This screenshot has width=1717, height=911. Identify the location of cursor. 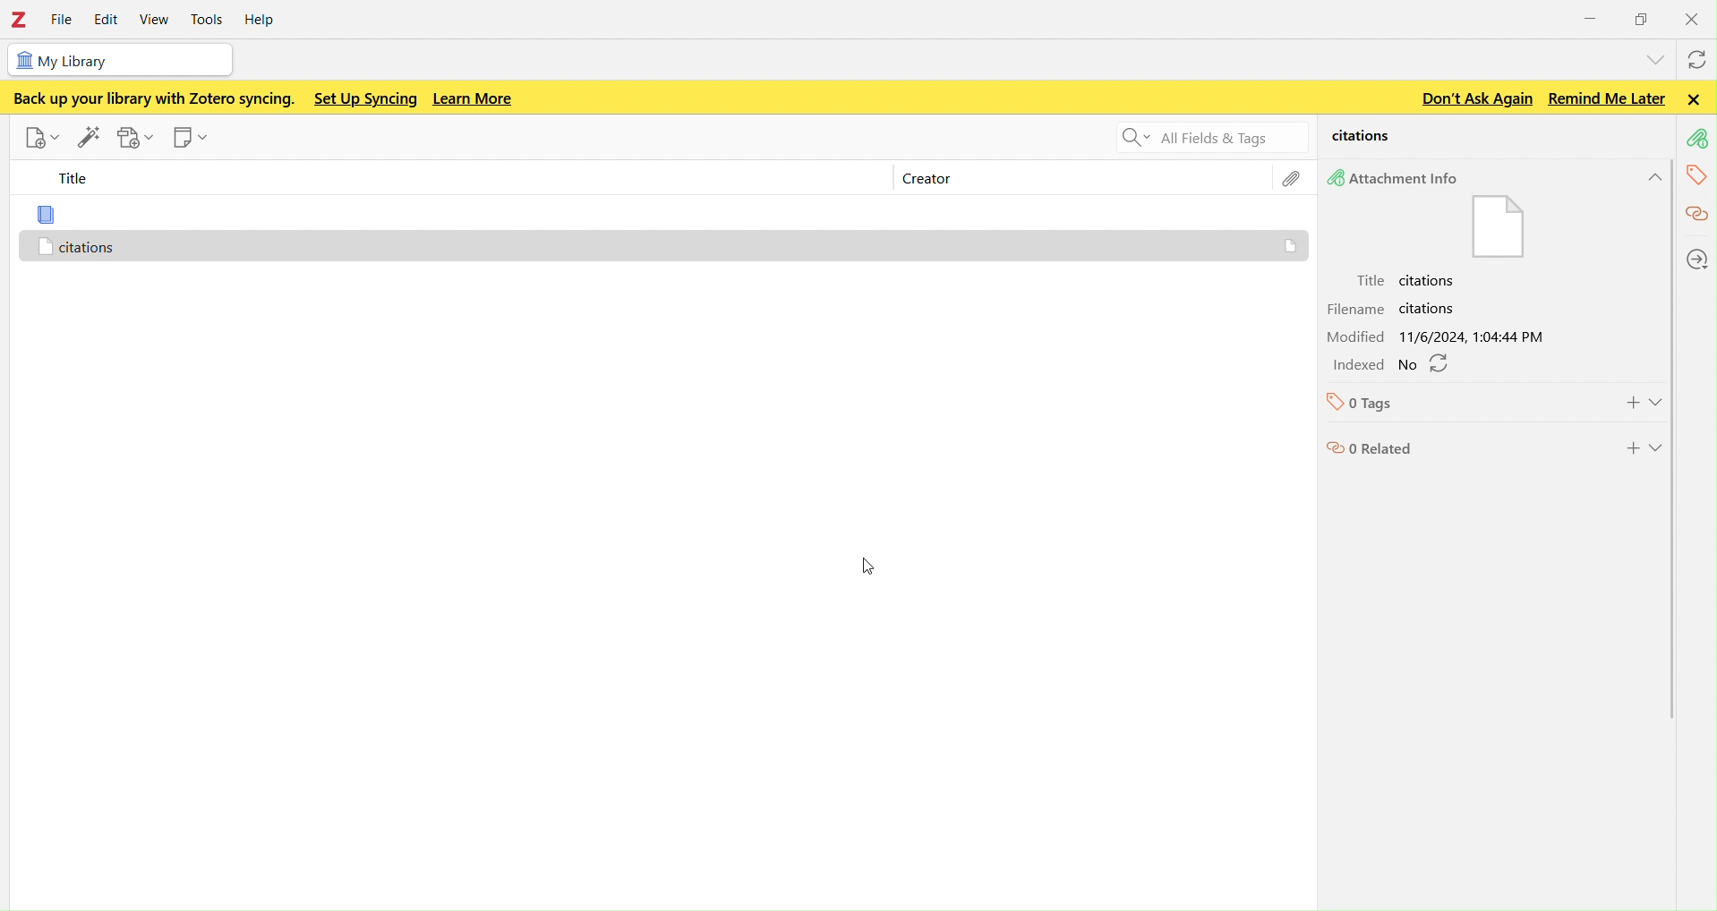
(871, 567).